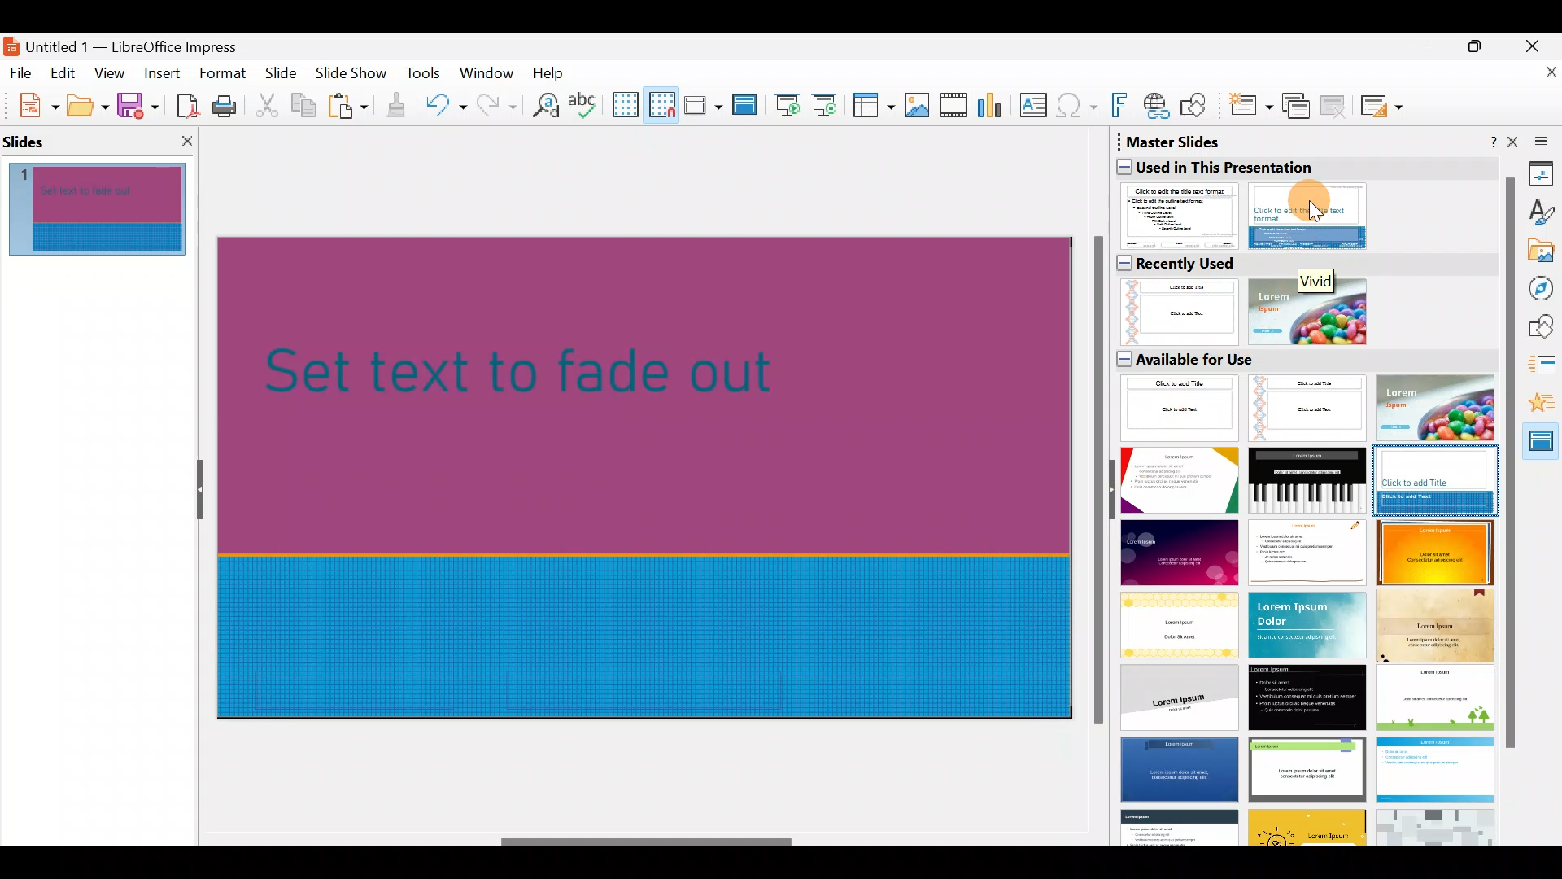 The width and height of the screenshot is (1562, 879). Describe the element at coordinates (221, 72) in the screenshot. I see `Format` at that location.